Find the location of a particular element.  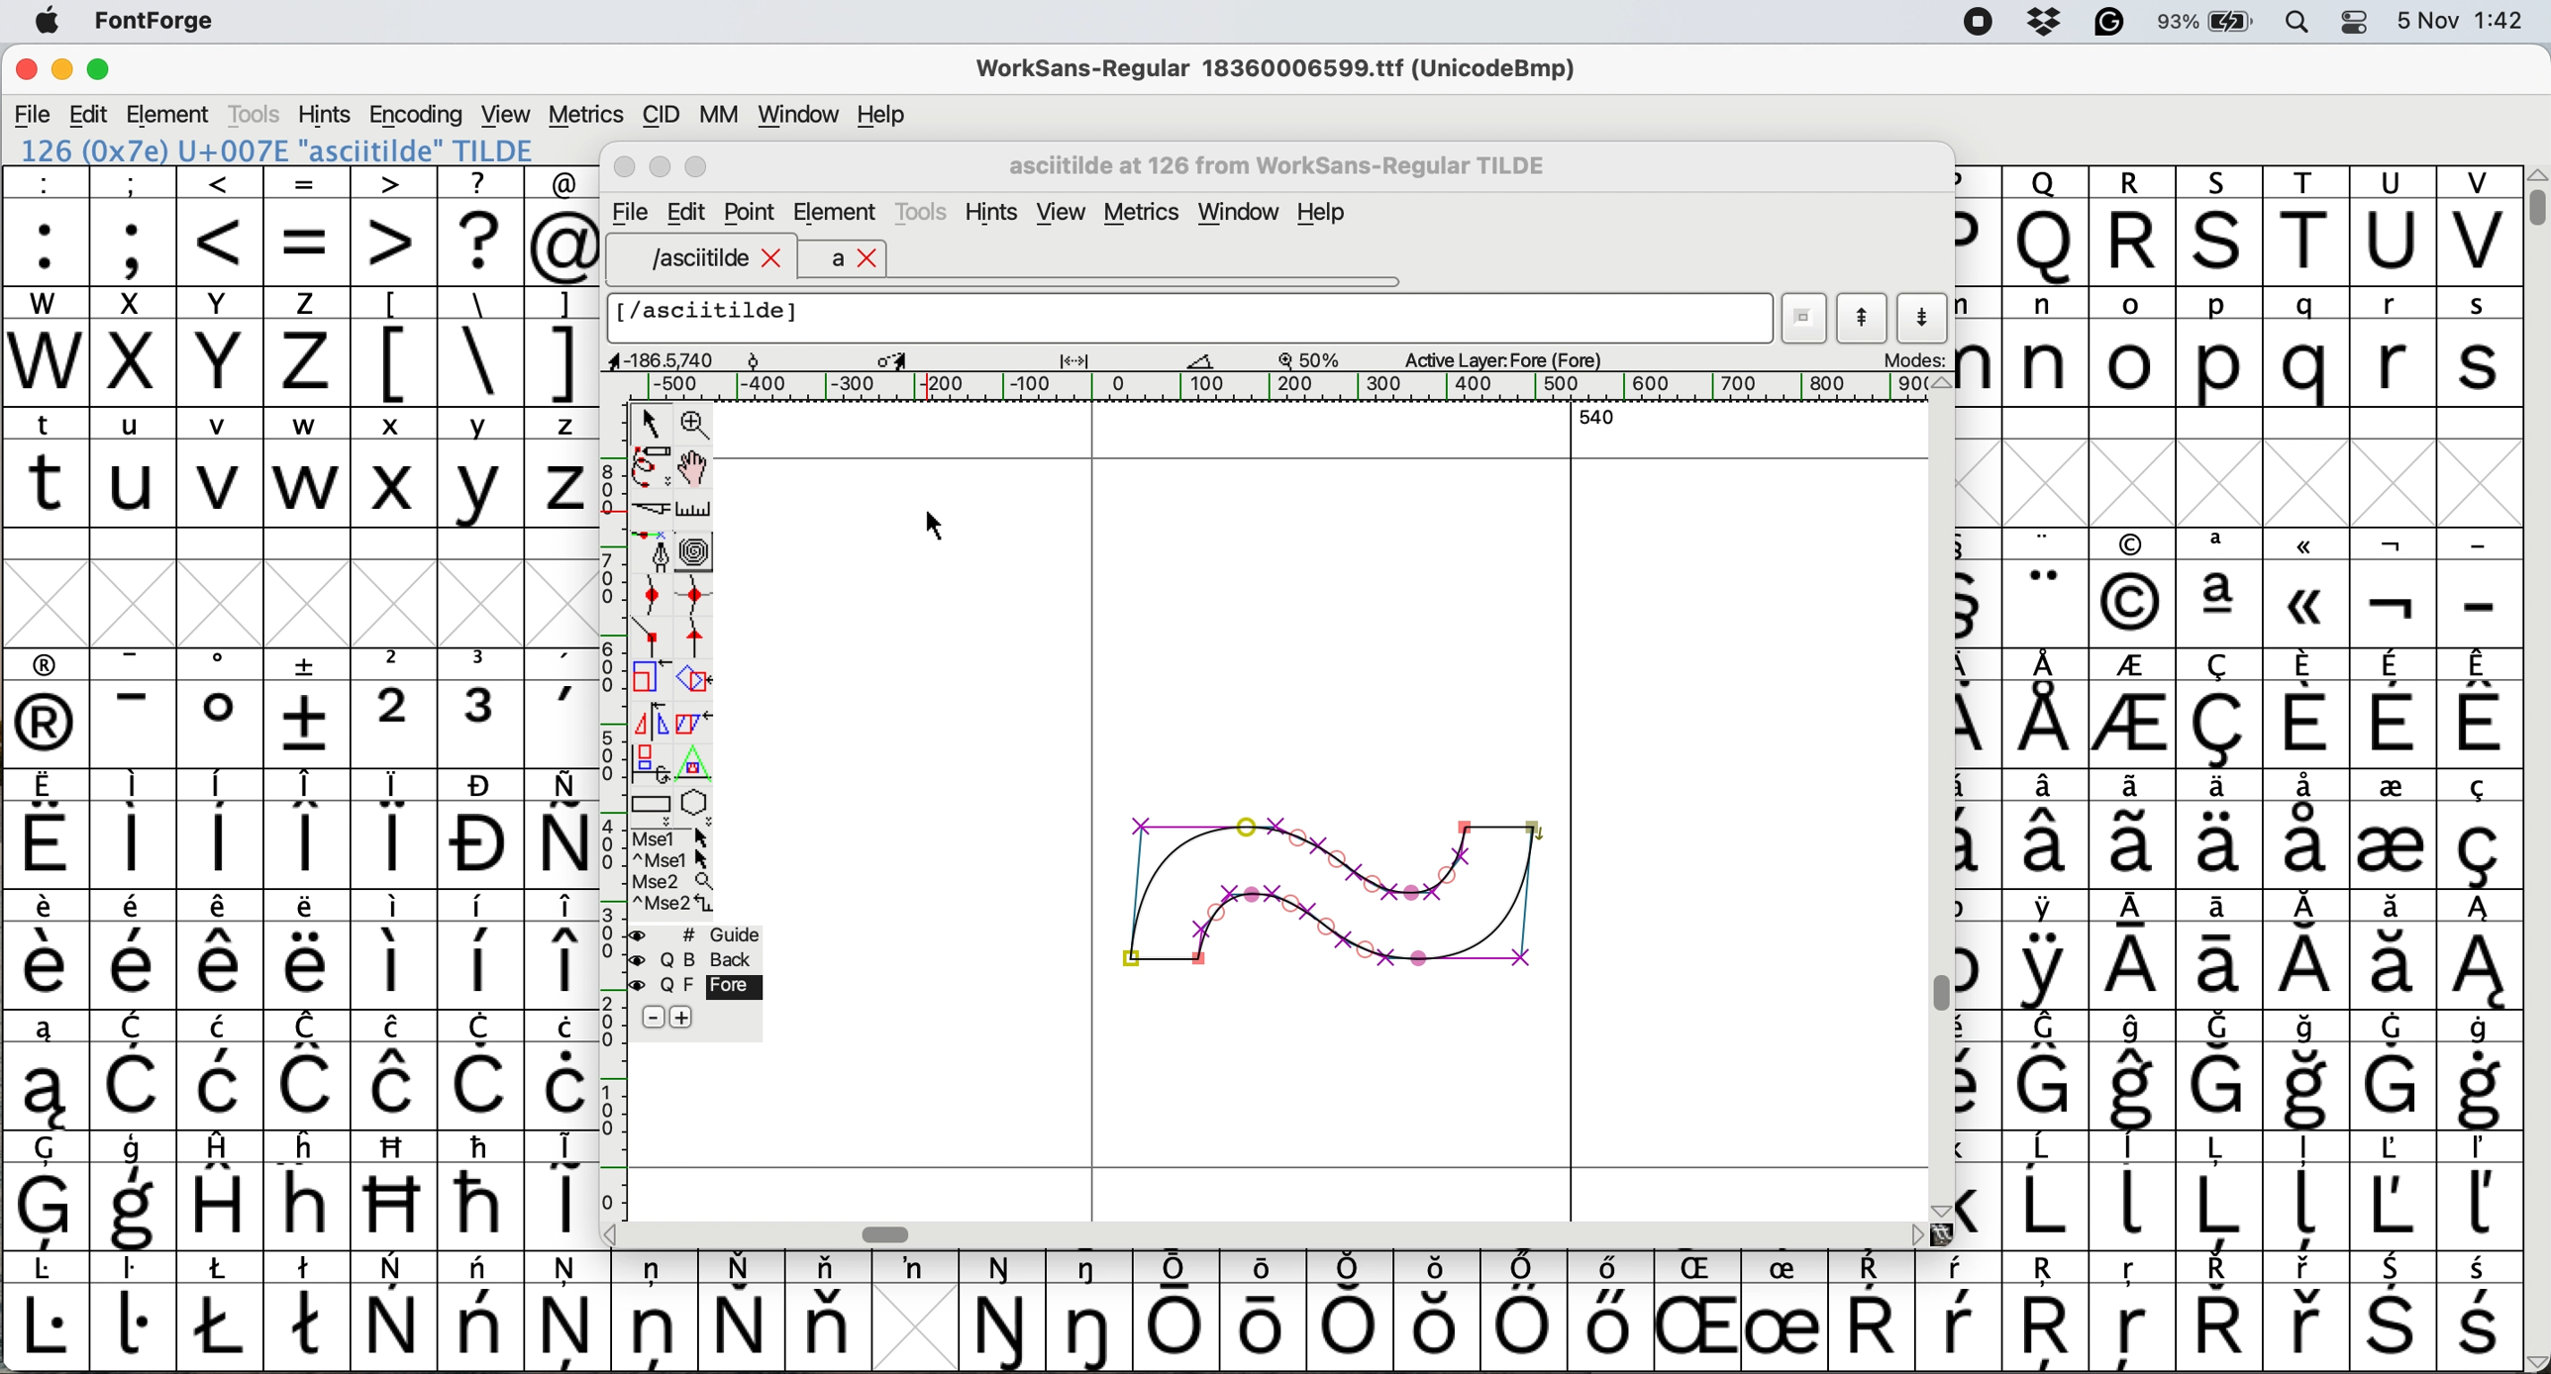

u is located at coordinates (135, 466).